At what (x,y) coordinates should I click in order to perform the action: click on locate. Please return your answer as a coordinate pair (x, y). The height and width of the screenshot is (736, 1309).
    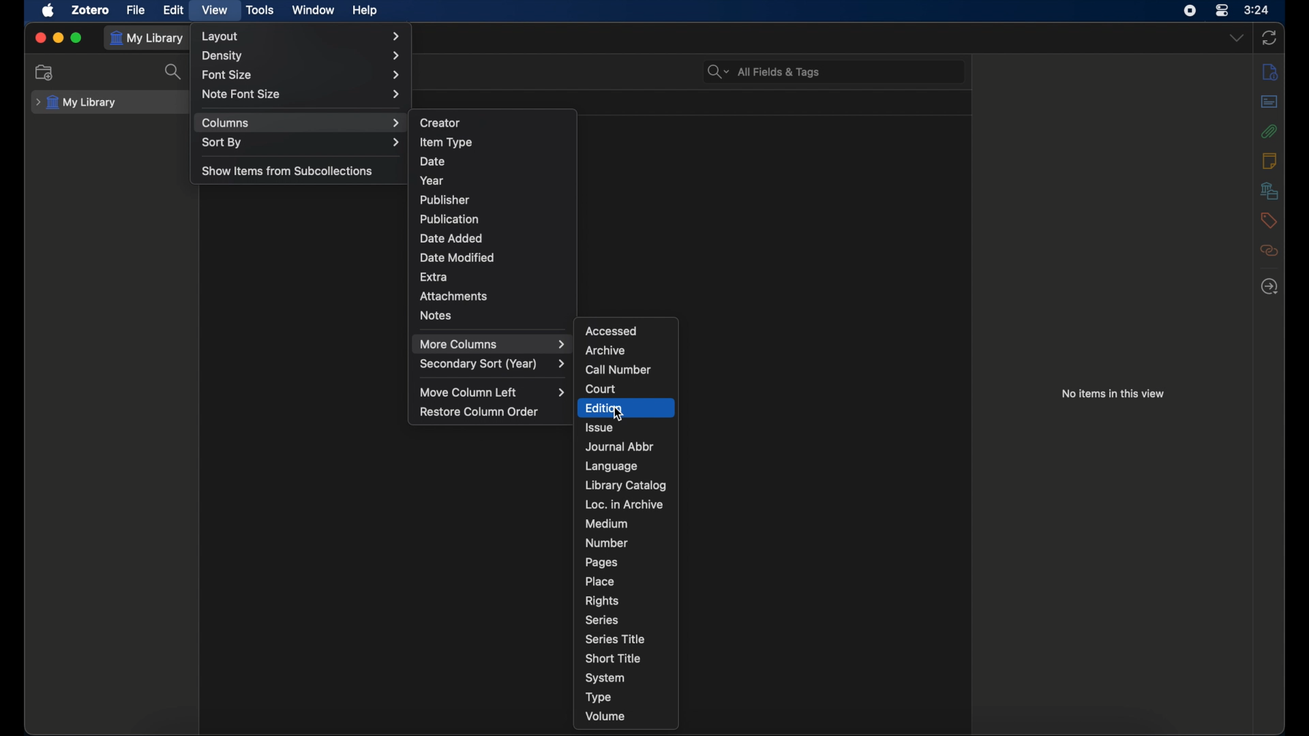
    Looking at the image, I should click on (1271, 287).